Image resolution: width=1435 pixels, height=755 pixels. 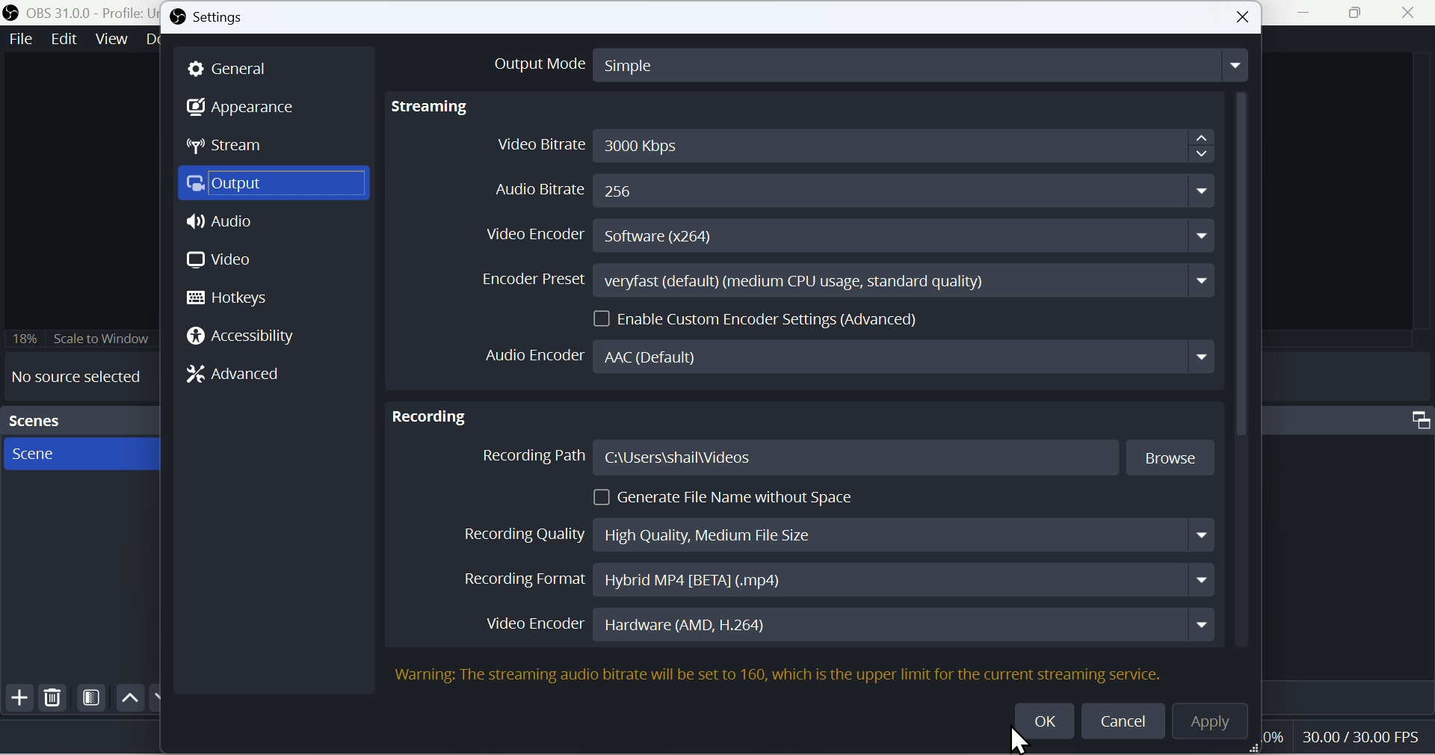 I want to click on Audio Encoder, so click(x=854, y=668).